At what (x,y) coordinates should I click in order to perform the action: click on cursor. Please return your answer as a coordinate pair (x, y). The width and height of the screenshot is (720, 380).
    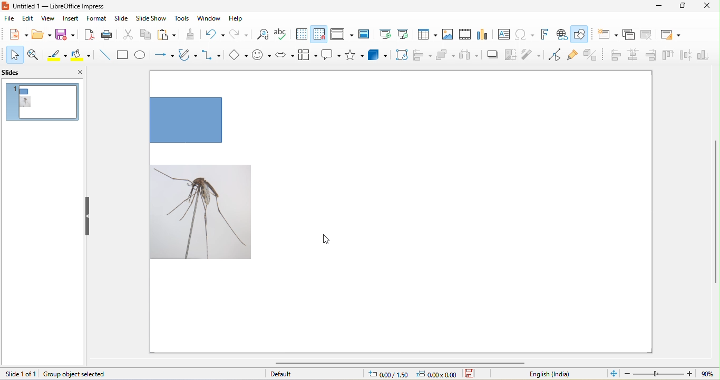
    Looking at the image, I should click on (325, 241).